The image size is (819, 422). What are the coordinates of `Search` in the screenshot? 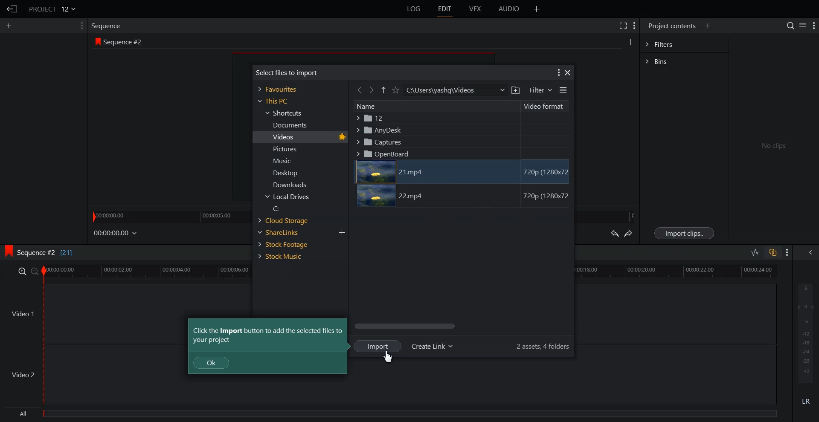 It's located at (787, 25).